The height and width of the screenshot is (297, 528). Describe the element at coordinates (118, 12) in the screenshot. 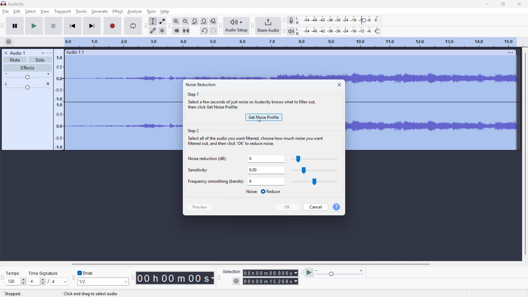

I see `effect` at that location.